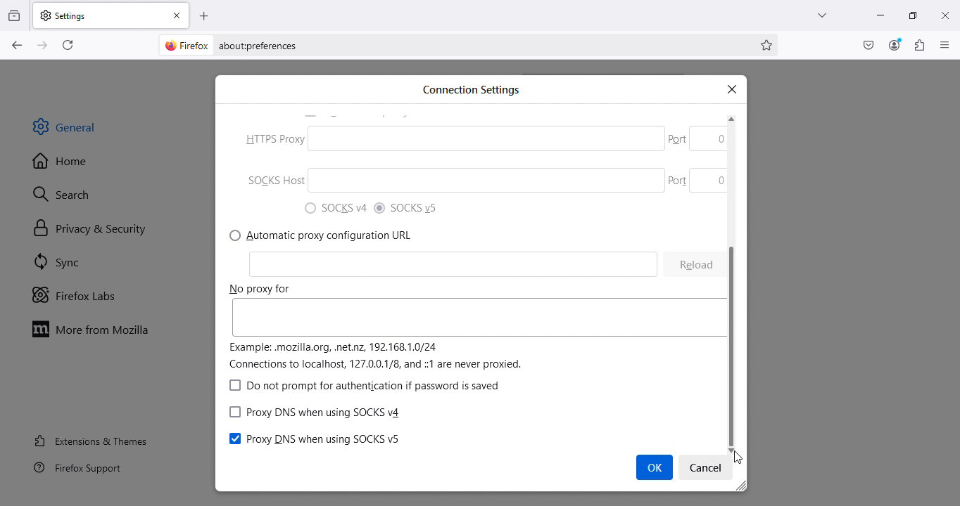 The width and height of the screenshot is (960, 506). I want to click on ") SOCKS v4, so click(366, 386).